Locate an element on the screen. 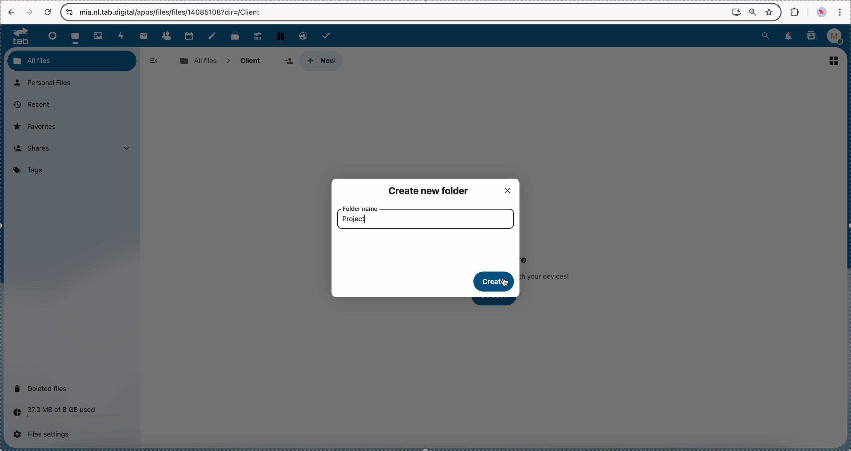 The width and height of the screenshot is (851, 451). zoom out is located at coordinates (753, 13).